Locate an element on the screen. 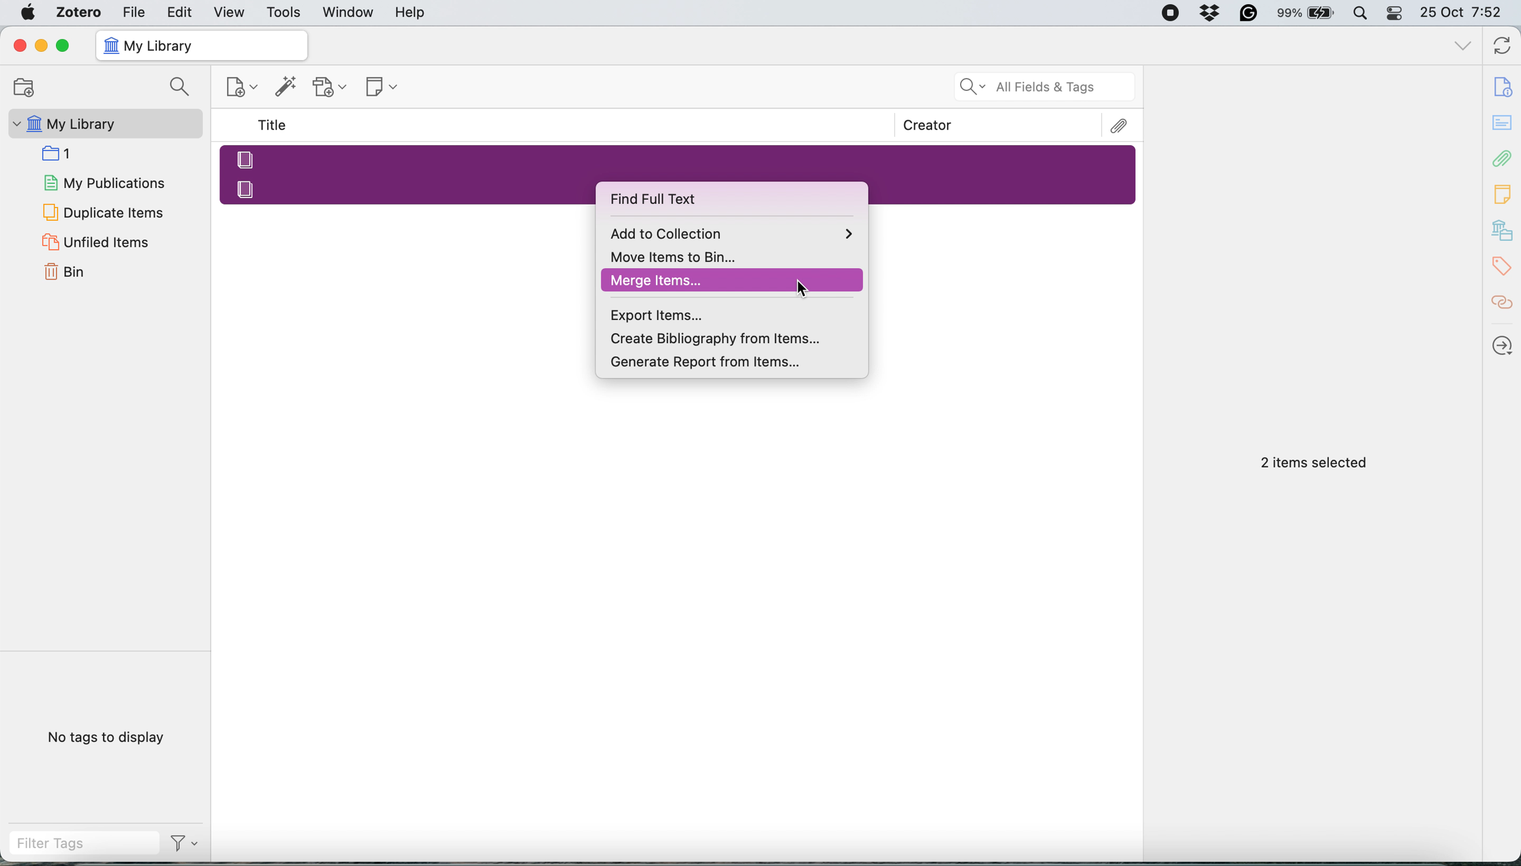  Generate Report from Items... is located at coordinates (734, 365).